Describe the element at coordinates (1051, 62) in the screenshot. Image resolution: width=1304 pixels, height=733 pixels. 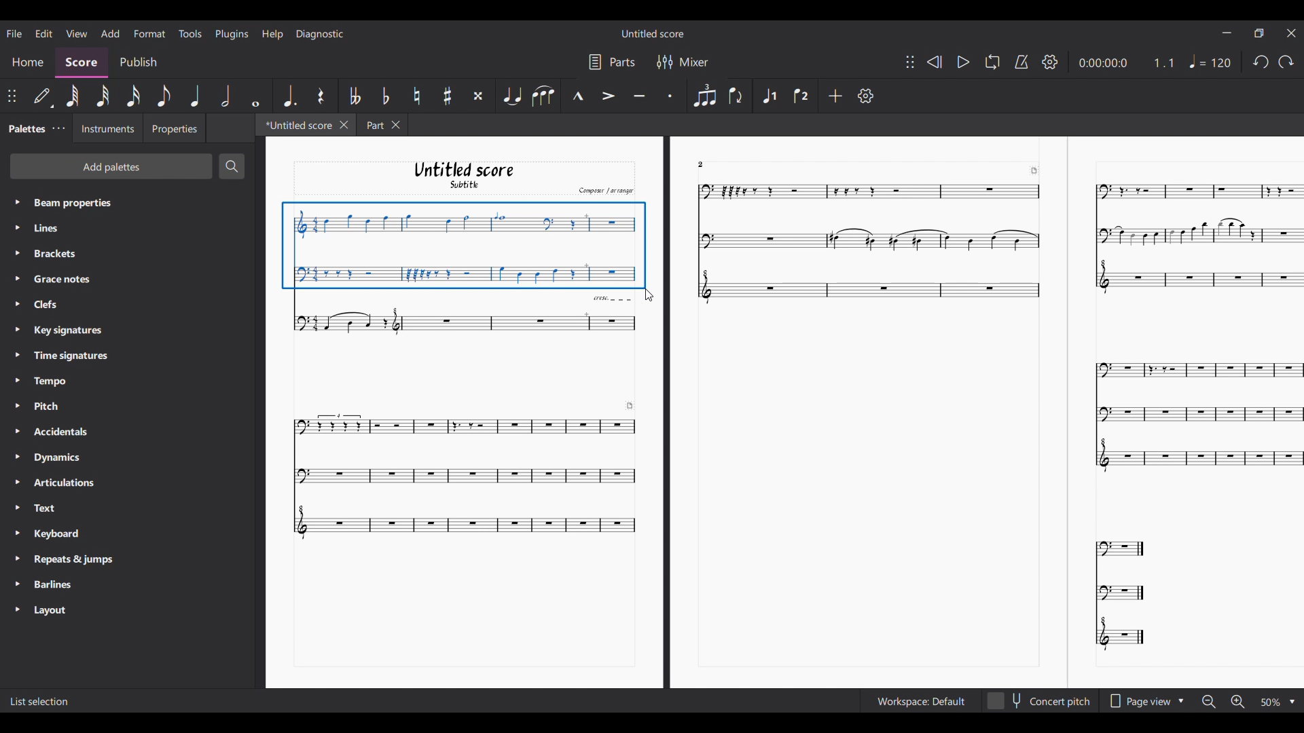
I see `Settings` at that location.